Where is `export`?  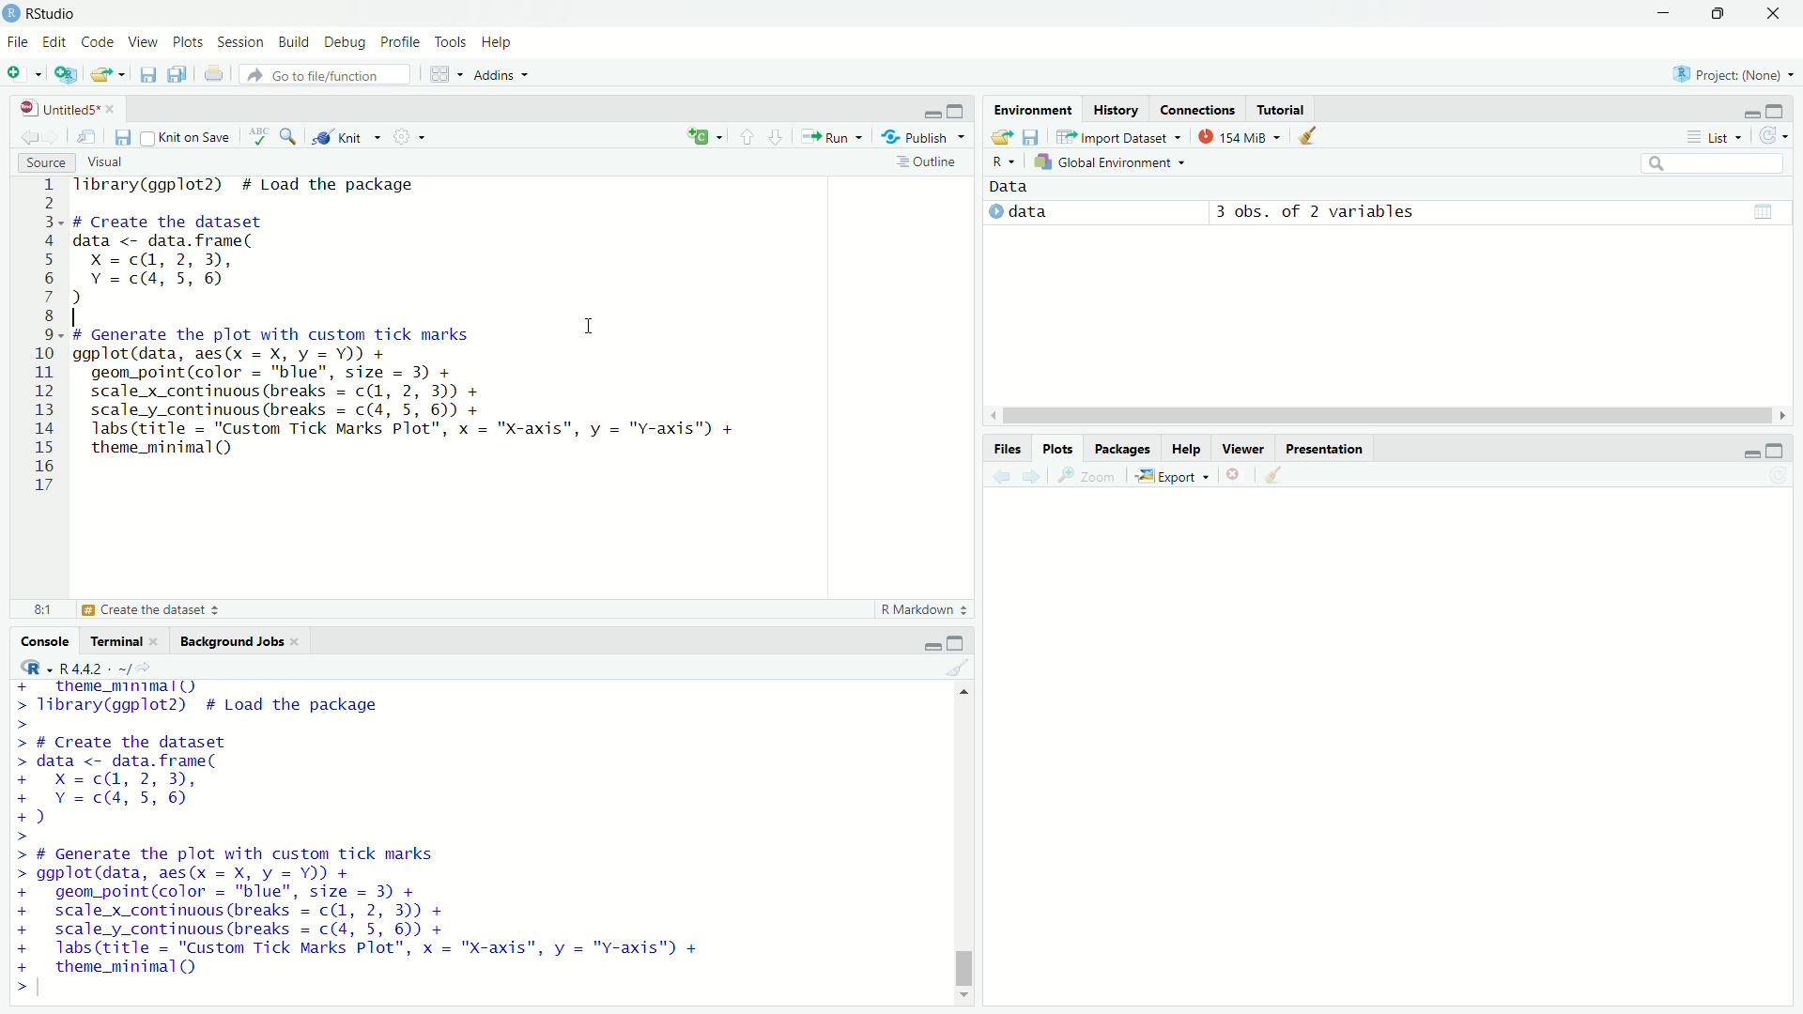 export is located at coordinates (1176, 477).